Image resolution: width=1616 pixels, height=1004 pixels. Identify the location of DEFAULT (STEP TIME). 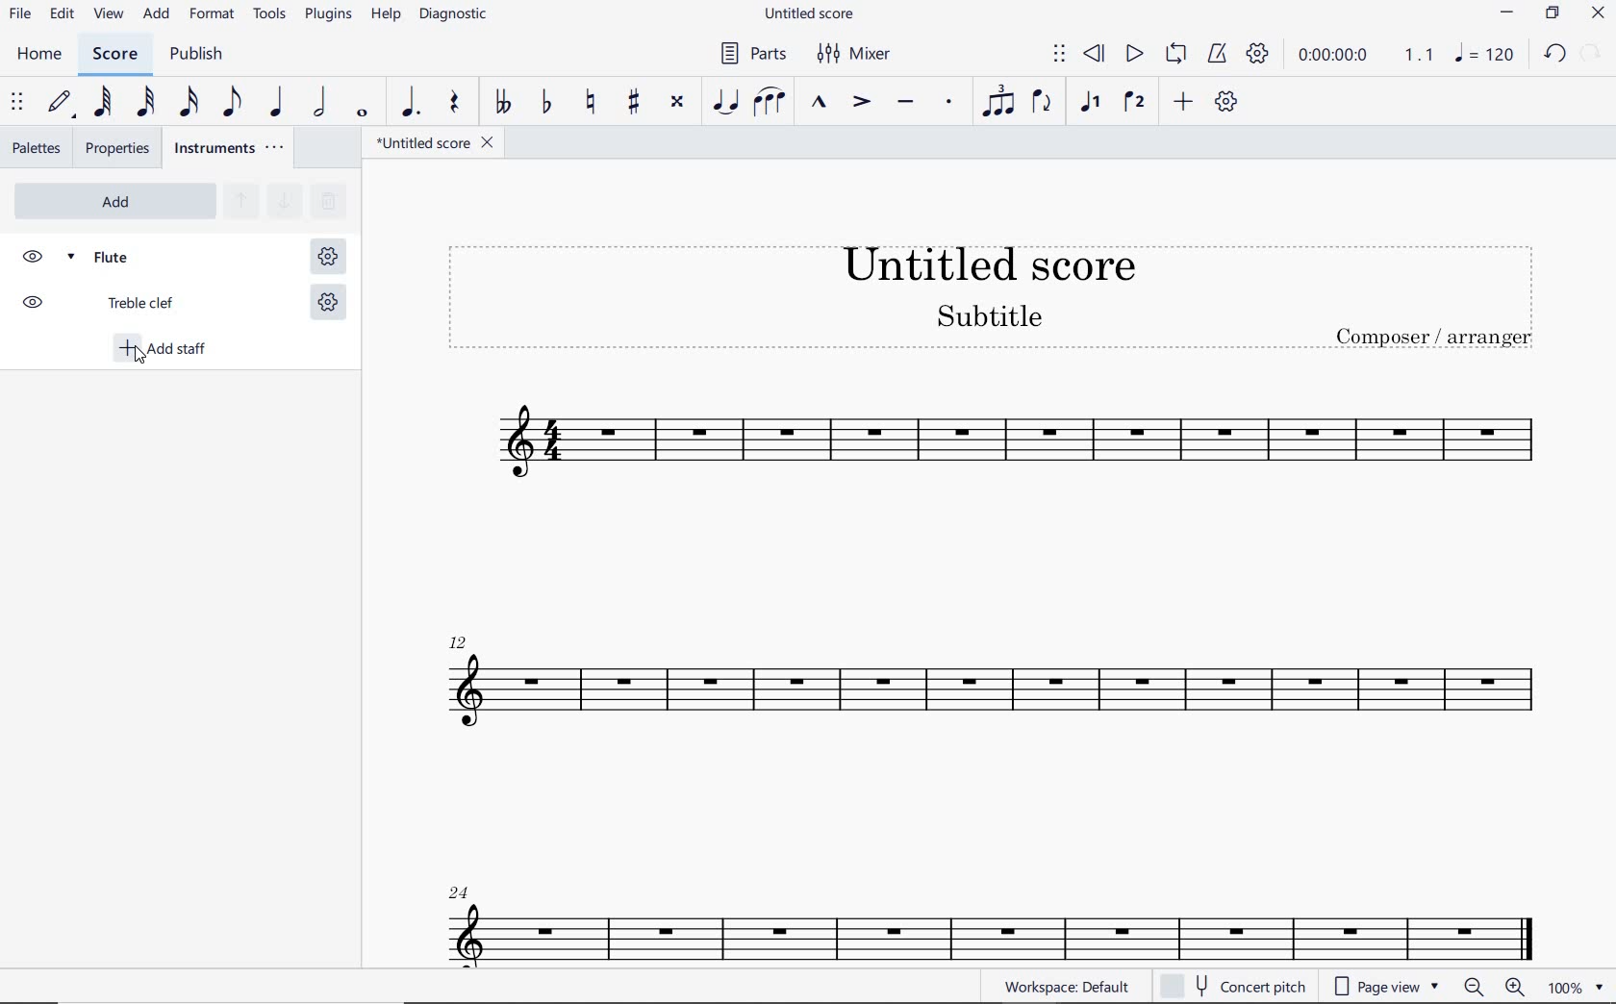
(61, 103).